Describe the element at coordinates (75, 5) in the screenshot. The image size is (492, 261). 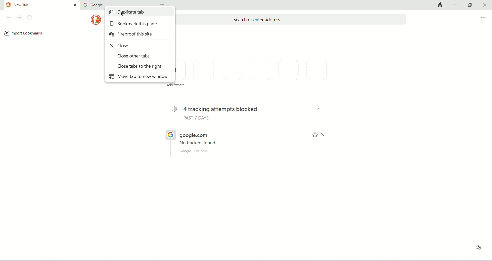
I see `close` at that location.